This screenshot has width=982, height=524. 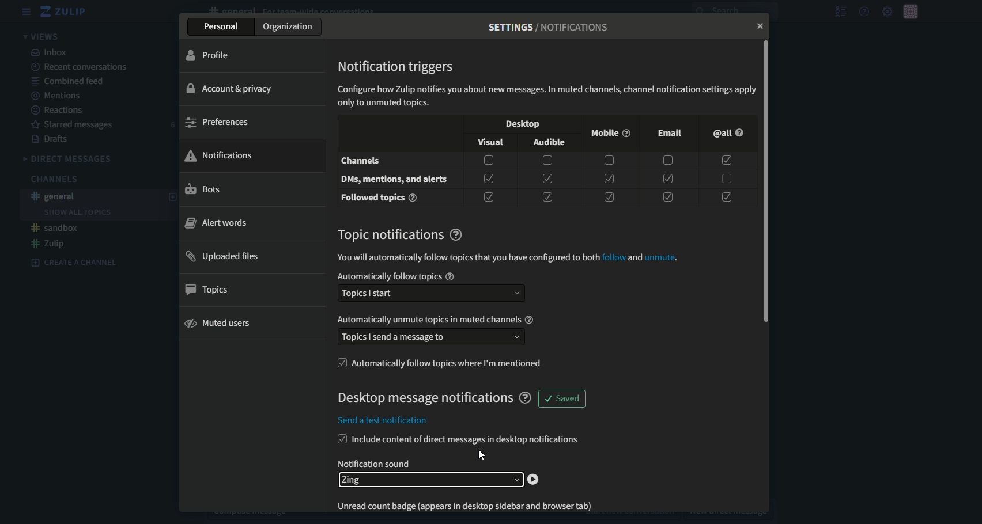 I want to click on help, so click(x=526, y=398).